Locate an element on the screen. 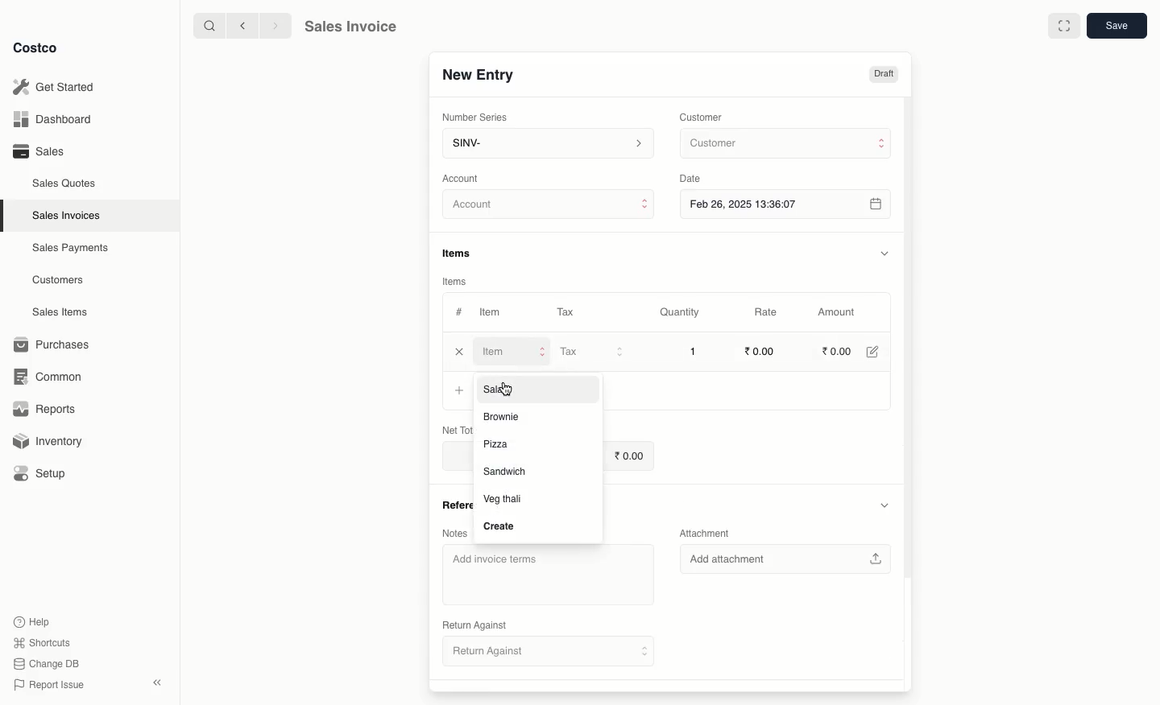 The image size is (1160, 705). Sales Quotes is located at coordinates (66, 183).